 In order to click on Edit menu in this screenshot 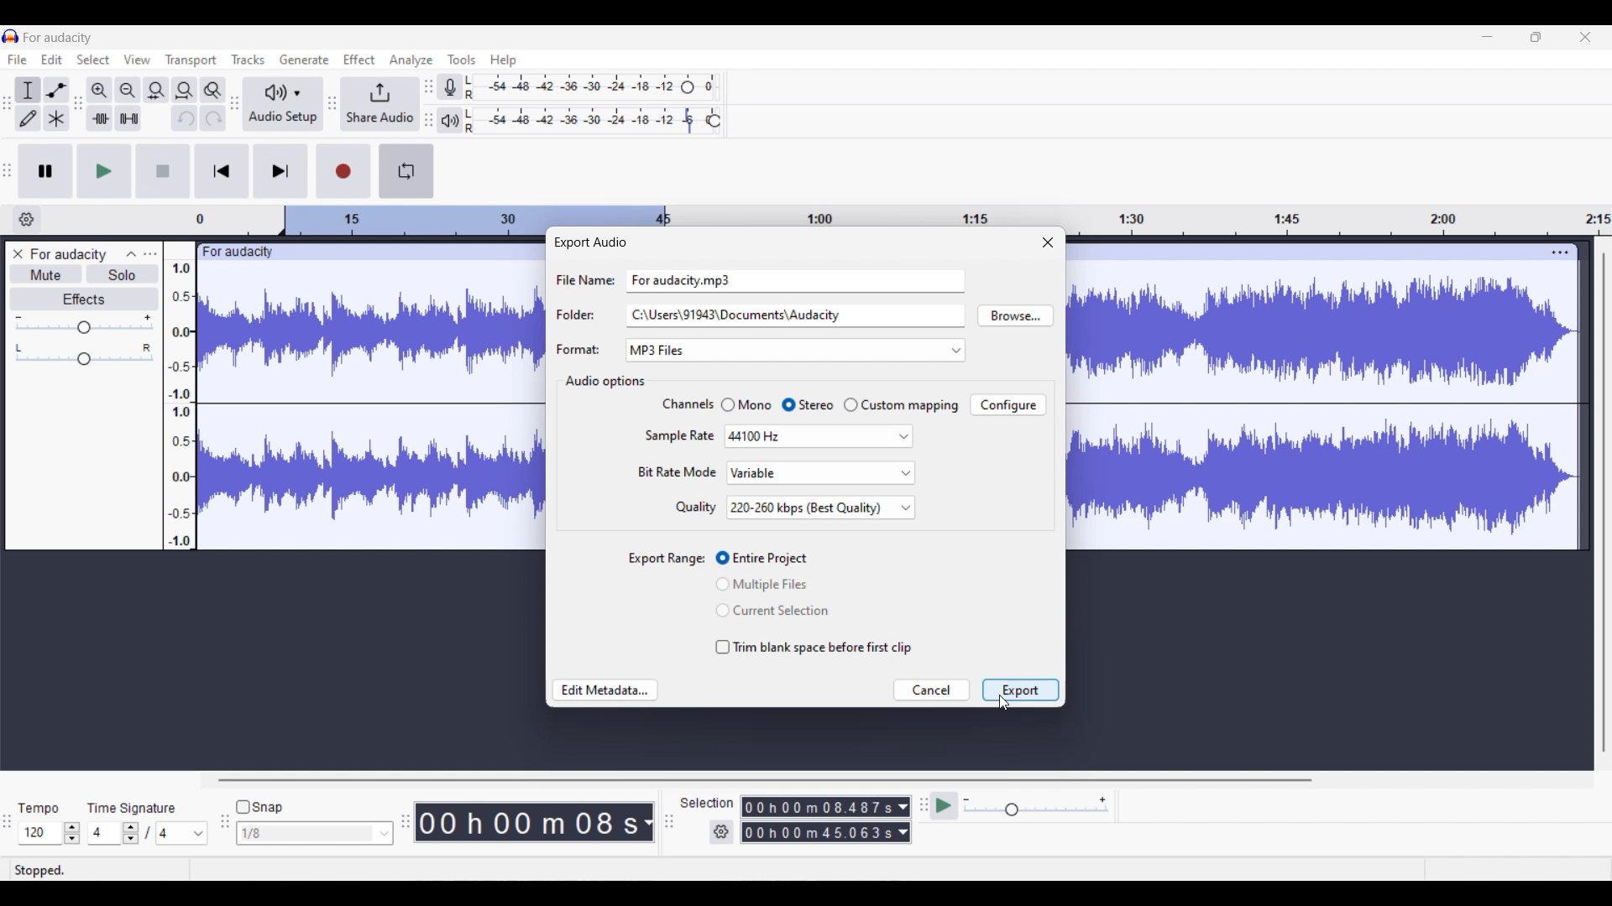, I will do `click(51, 60)`.